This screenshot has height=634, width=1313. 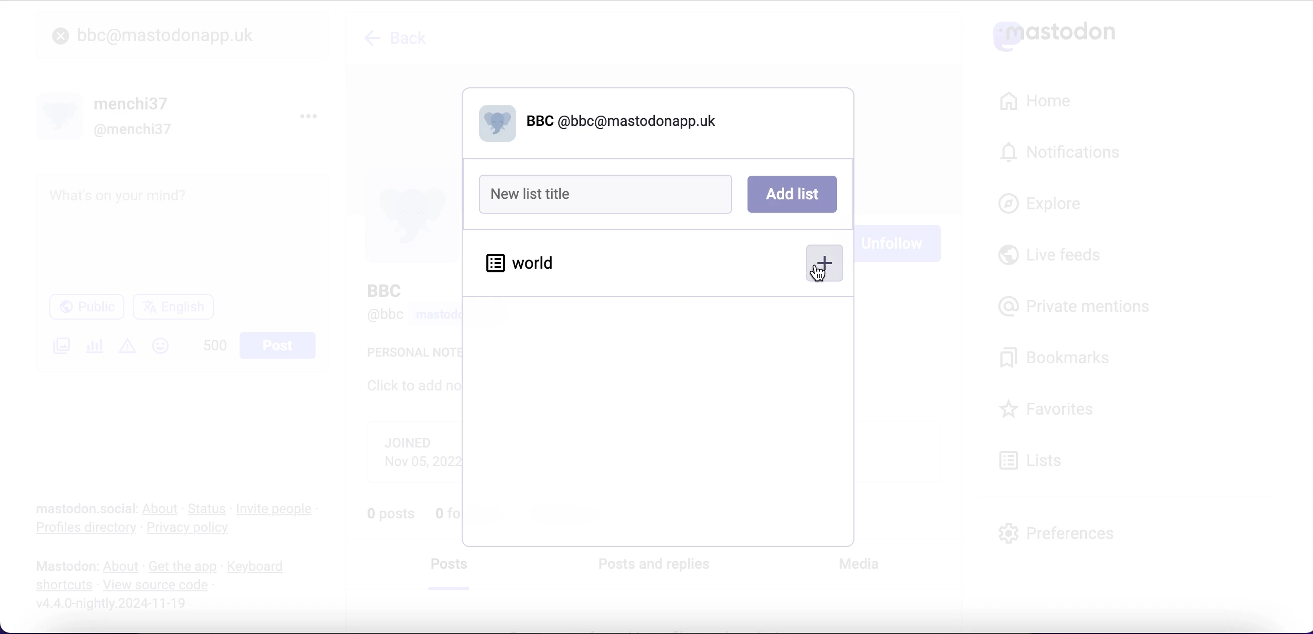 I want to click on cursor, so click(x=813, y=274).